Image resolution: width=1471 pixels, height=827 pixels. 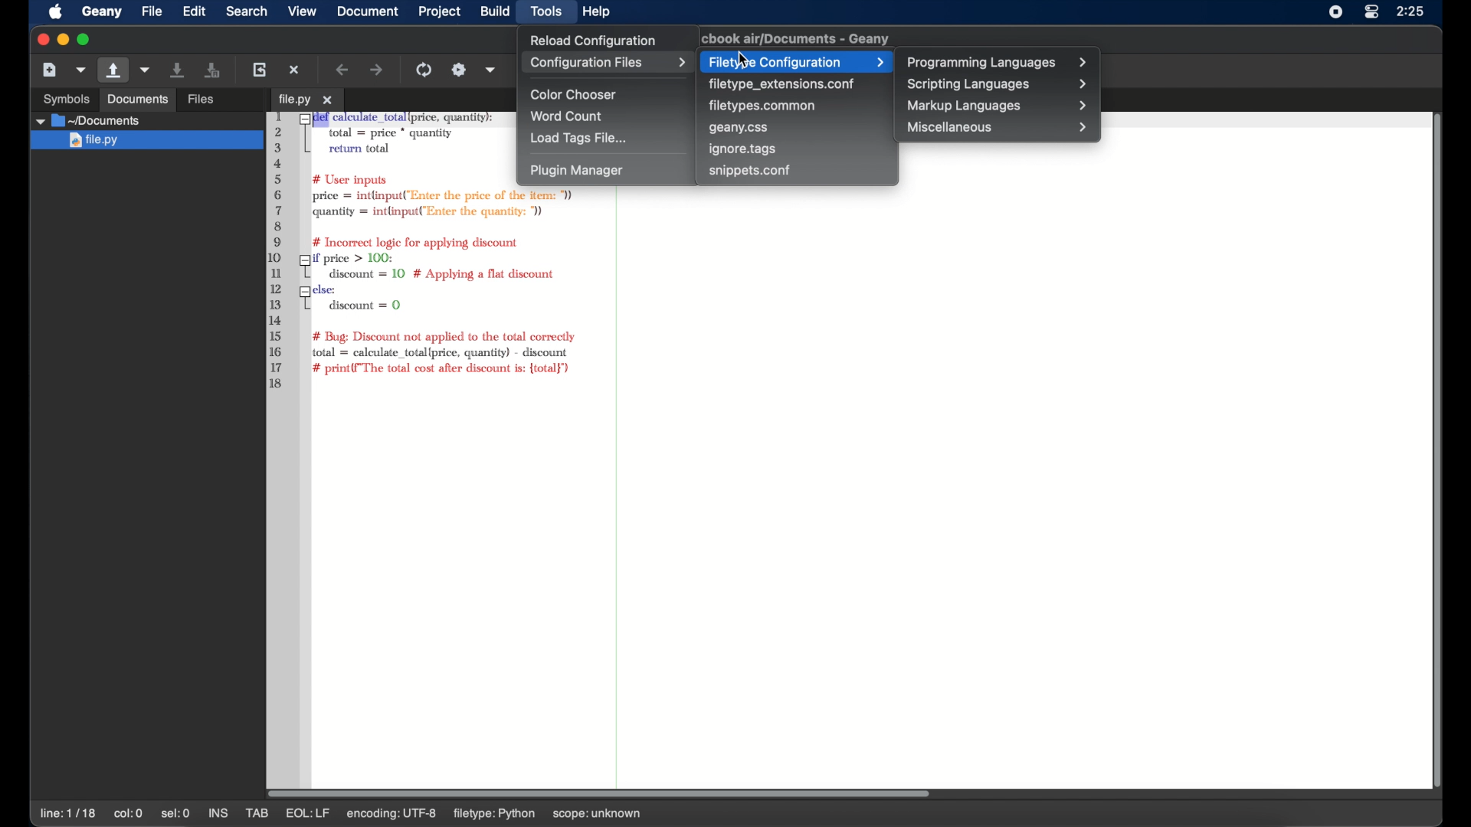 I want to click on scripting language, so click(x=998, y=85).